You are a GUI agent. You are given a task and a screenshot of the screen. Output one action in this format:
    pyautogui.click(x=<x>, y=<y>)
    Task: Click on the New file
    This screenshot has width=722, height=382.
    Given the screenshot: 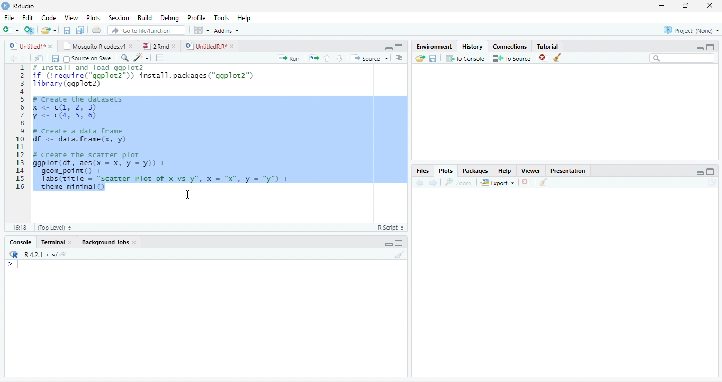 What is the action you would take?
    pyautogui.click(x=11, y=30)
    